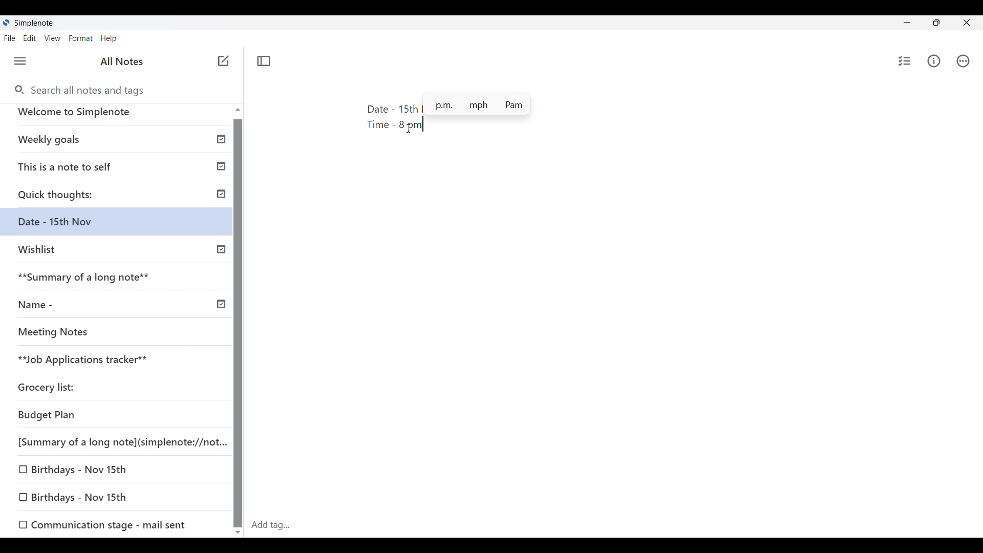  What do you see at coordinates (224, 61) in the screenshot?
I see `Add note` at bounding box center [224, 61].